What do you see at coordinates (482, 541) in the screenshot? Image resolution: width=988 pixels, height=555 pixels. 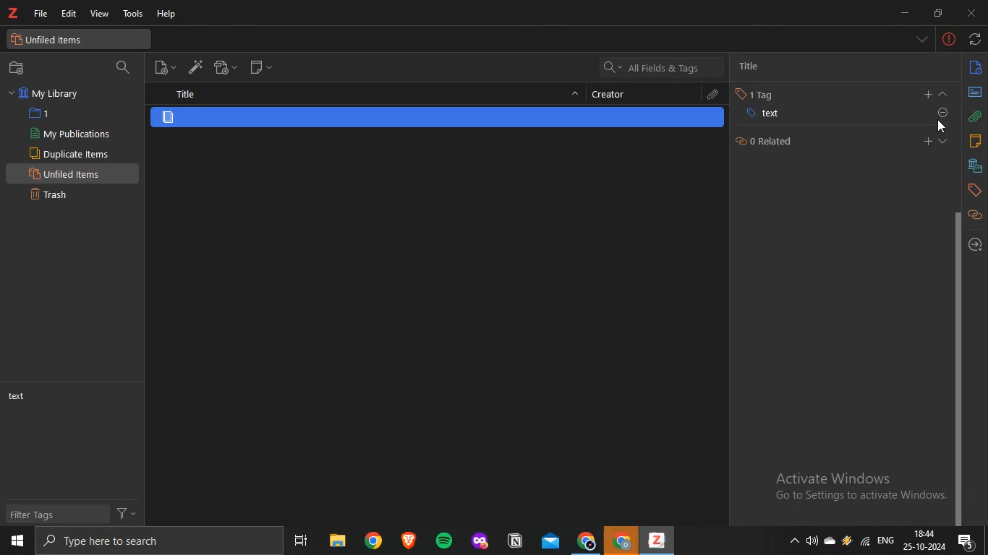 I see `app` at bounding box center [482, 541].